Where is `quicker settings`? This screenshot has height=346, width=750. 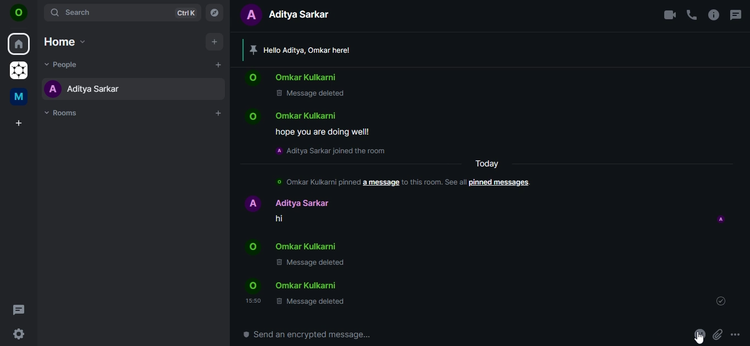
quicker settings is located at coordinates (19, 334).